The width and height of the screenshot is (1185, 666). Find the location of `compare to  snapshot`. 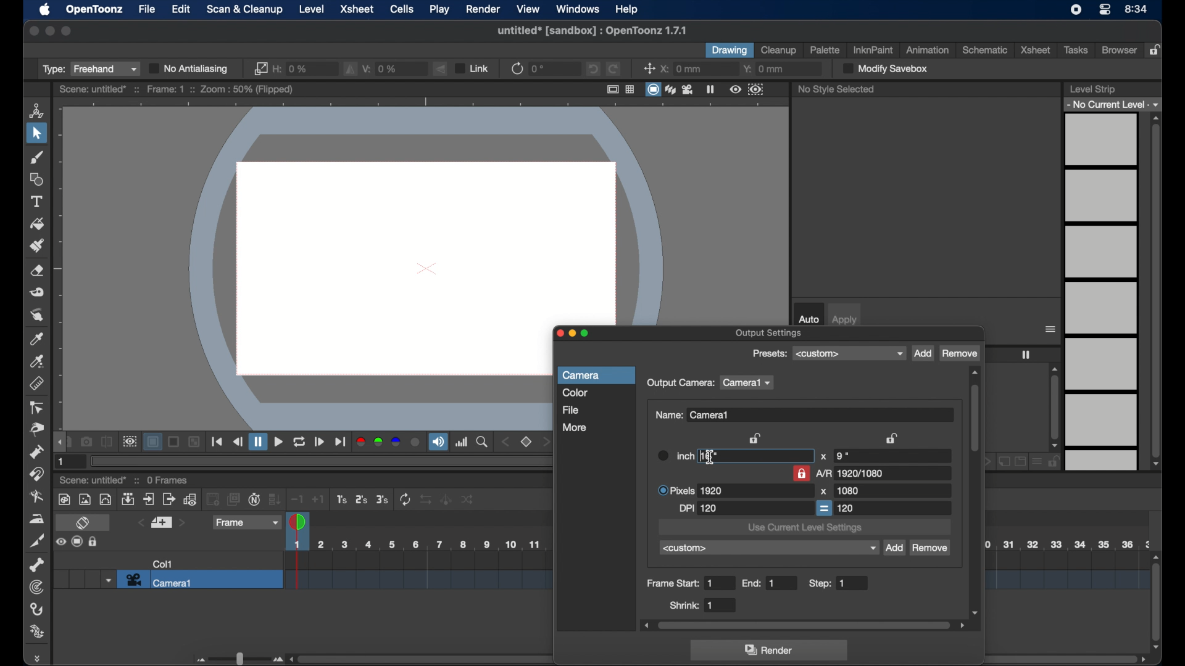

compare to  snapshot is located at coordinates (107, 442).